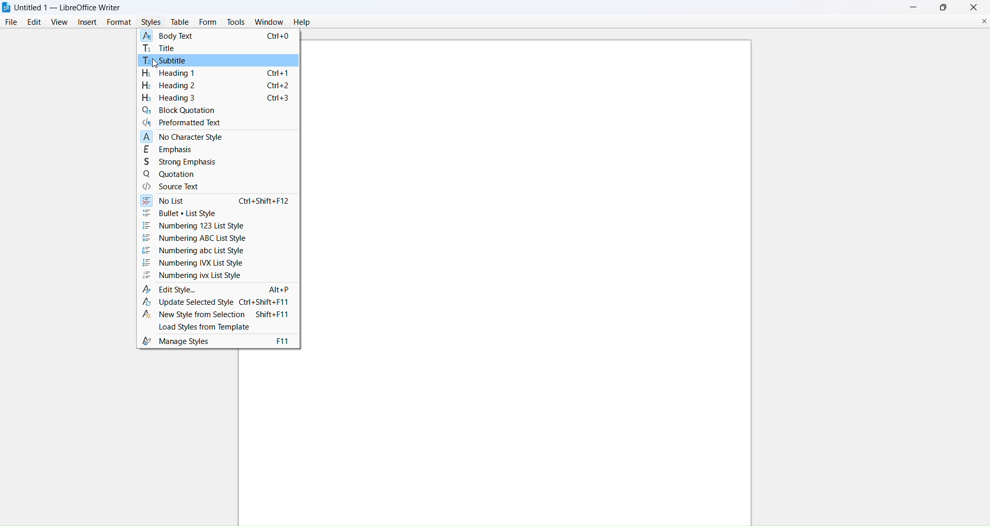  What do you see at coordinates (193, 264) in the screenshot?
I see `numbering IVX style` at bounding box center [193, 264].